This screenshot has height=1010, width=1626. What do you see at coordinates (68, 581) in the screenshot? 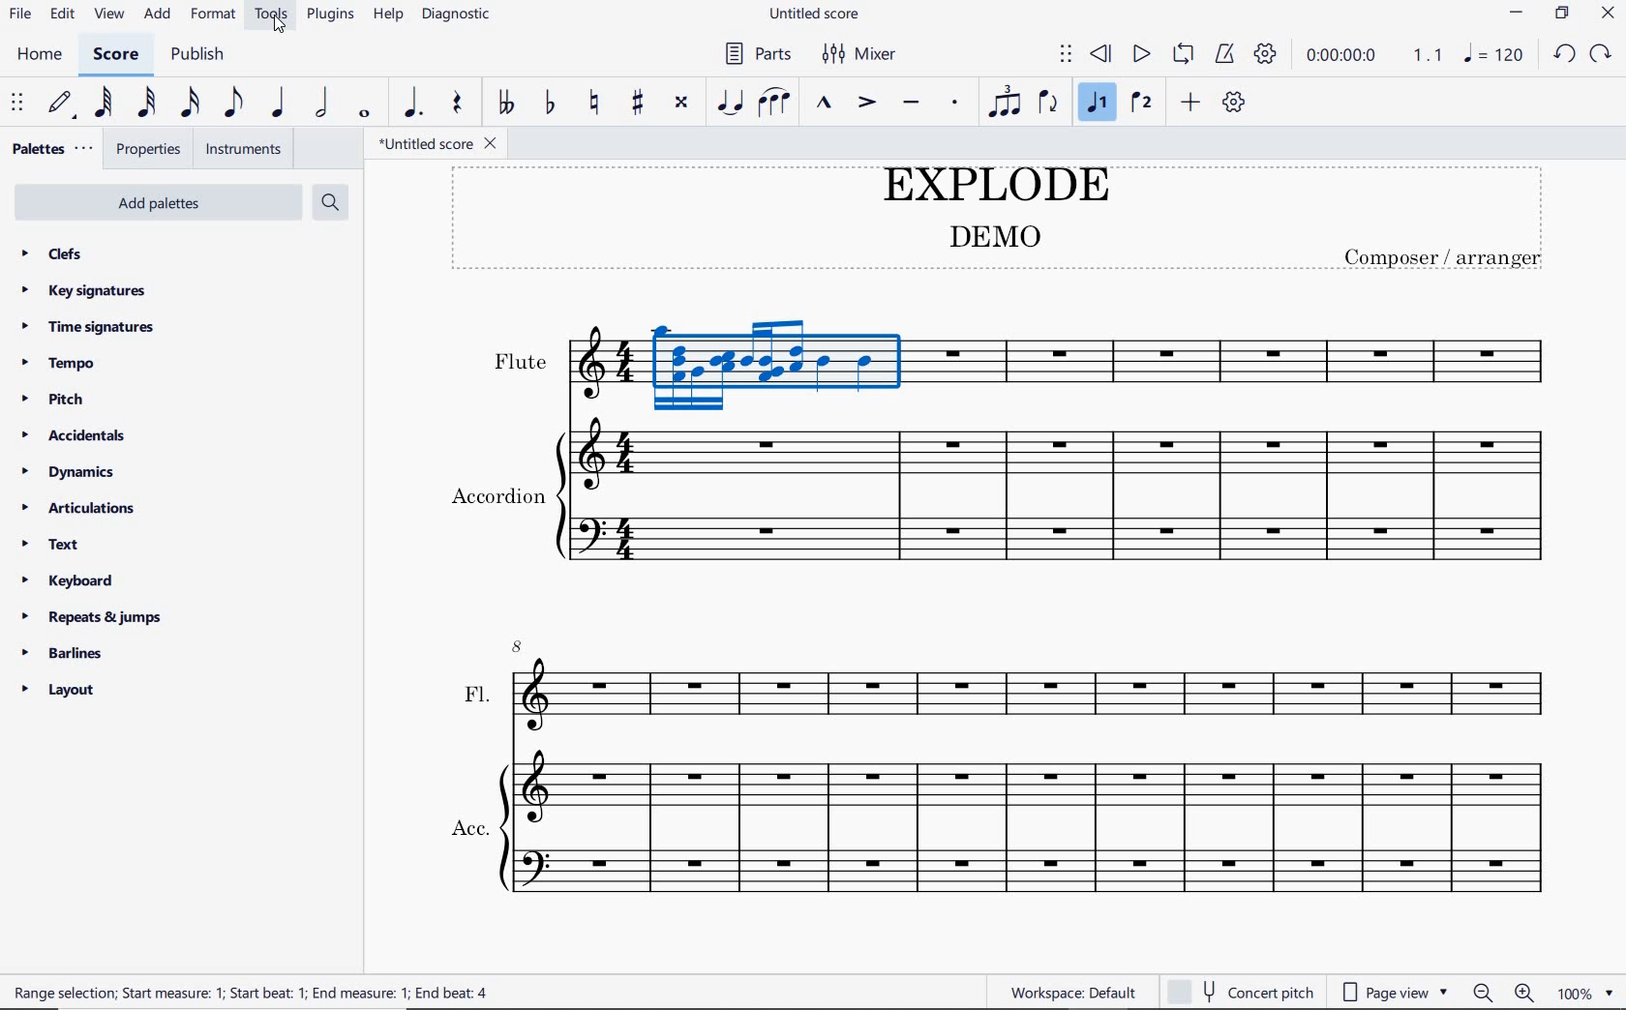
I see `keyboard` at bounding box center [68, 581].